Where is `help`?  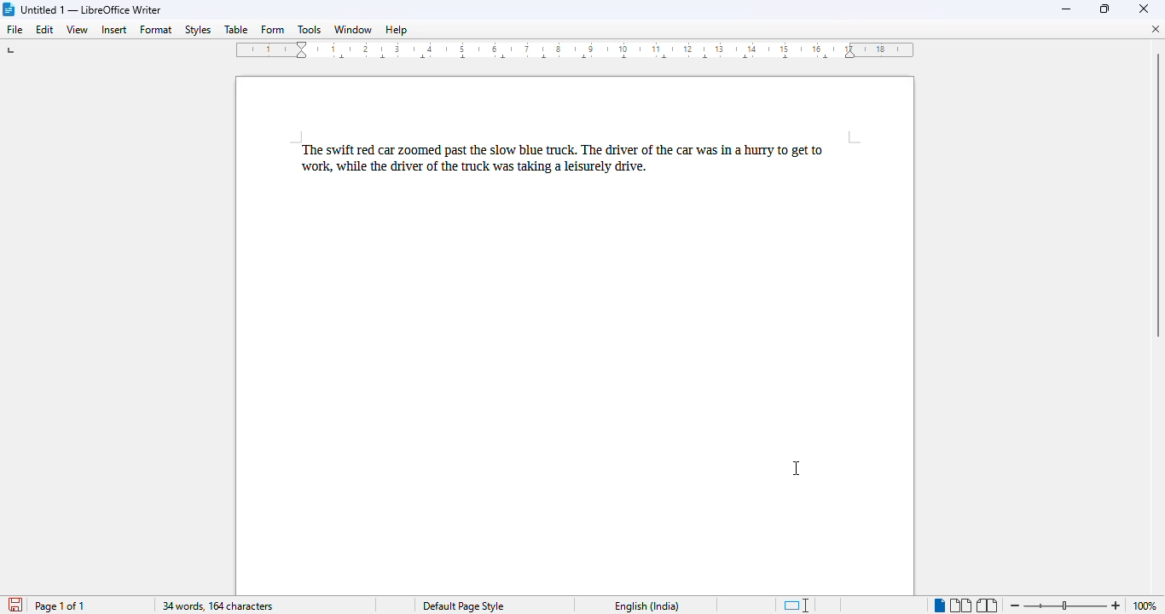 help is located at coordinates (396, 30).